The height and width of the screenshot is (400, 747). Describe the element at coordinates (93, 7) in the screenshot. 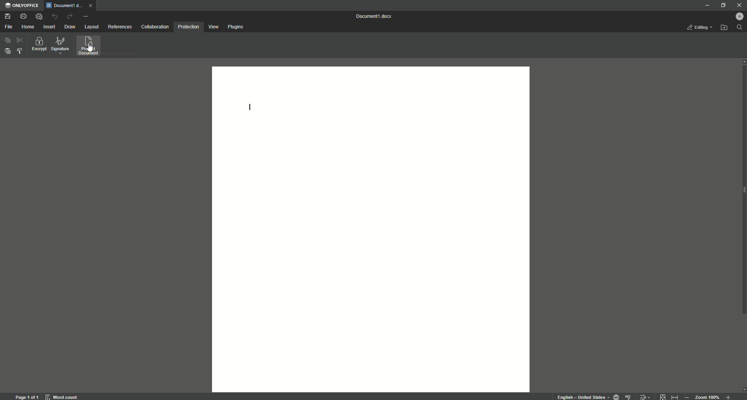

I see `close` at that location.